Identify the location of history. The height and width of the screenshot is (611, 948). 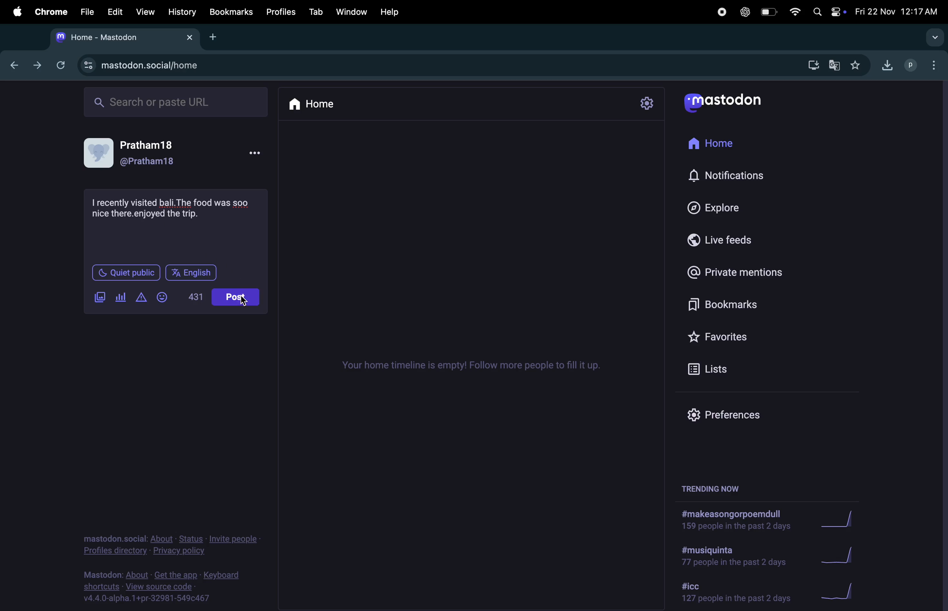
(183, 12).